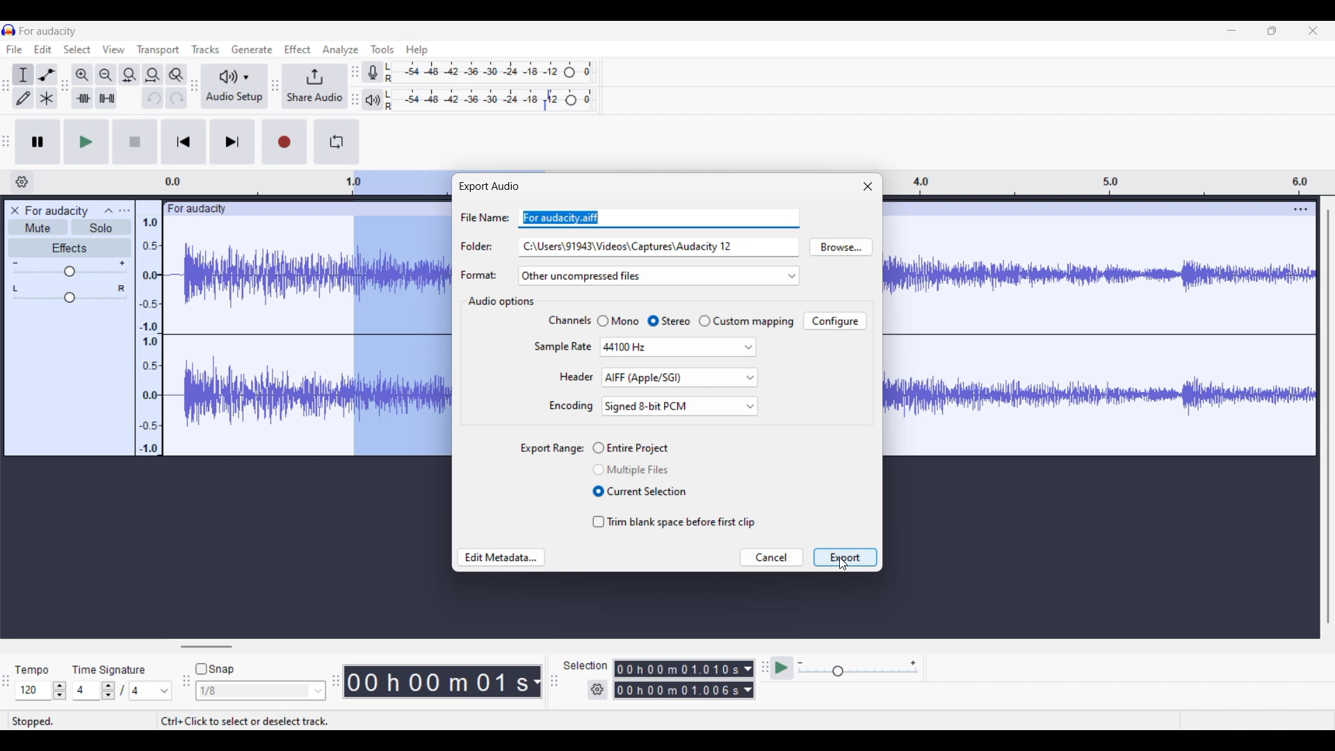  What do you see at coordinates (177, 98) in the screenshot?
I see `Redo` at bounding box center [177, 98].